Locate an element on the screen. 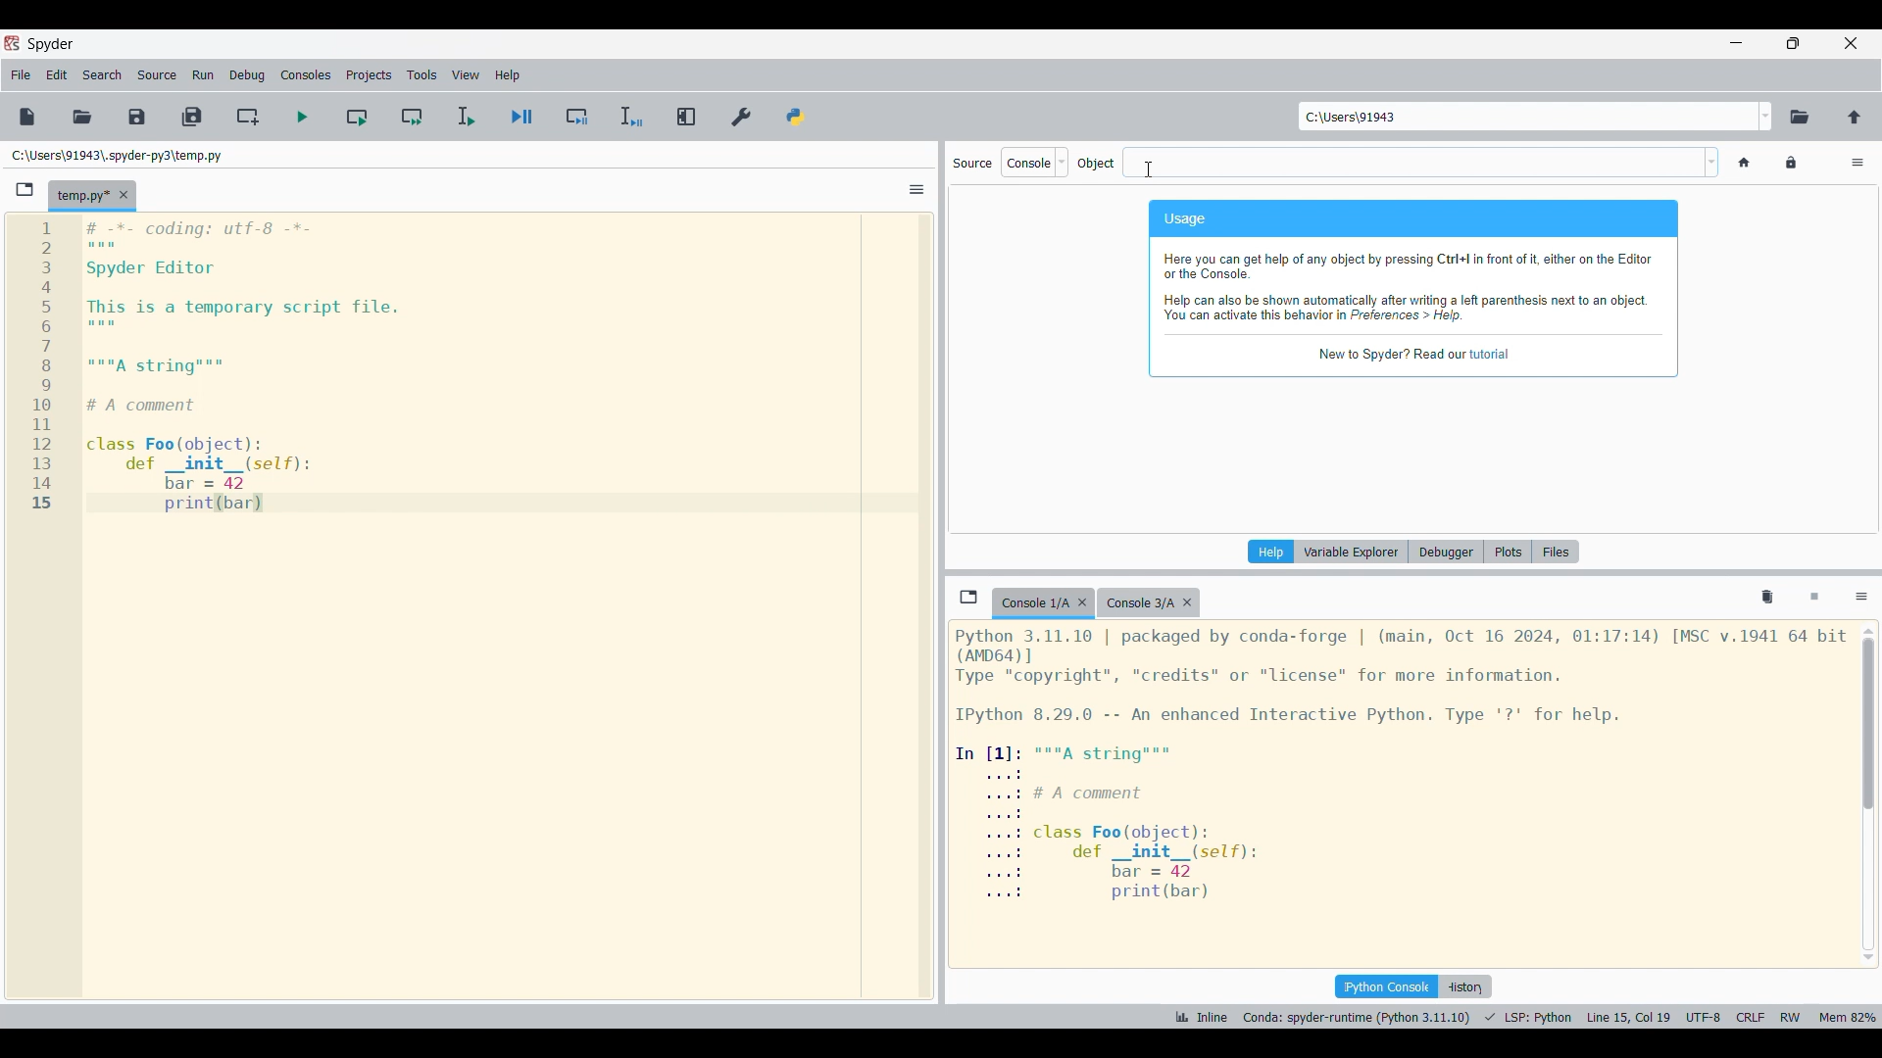  Current tab is located at coordinates (80, 196).